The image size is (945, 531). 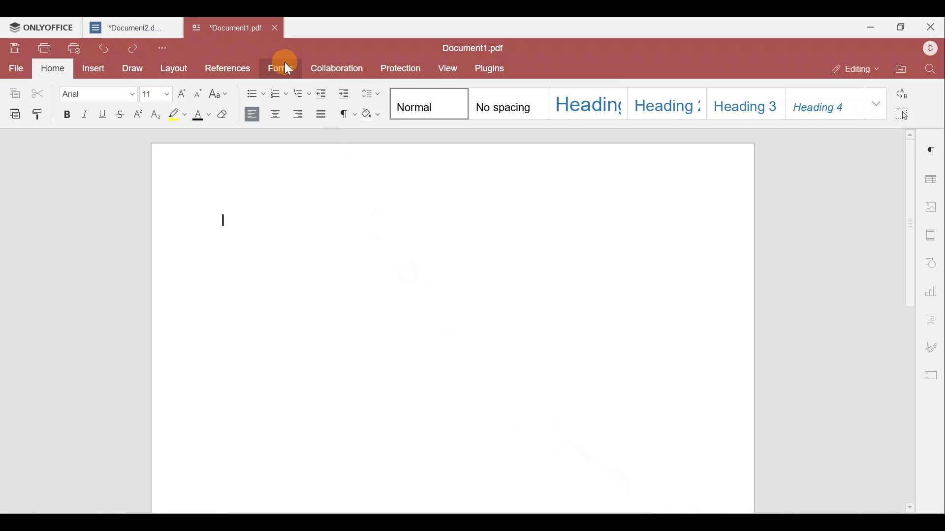 I want to click on Subscript, so click(x=158, y=115).